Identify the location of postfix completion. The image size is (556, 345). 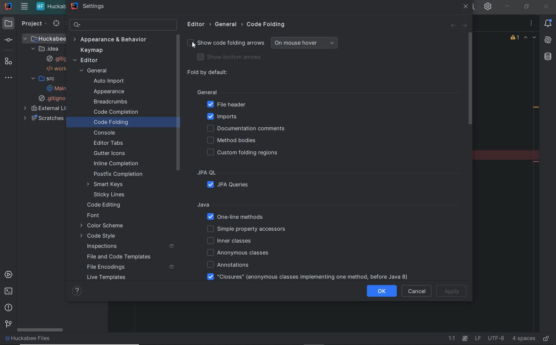
(117, 174).